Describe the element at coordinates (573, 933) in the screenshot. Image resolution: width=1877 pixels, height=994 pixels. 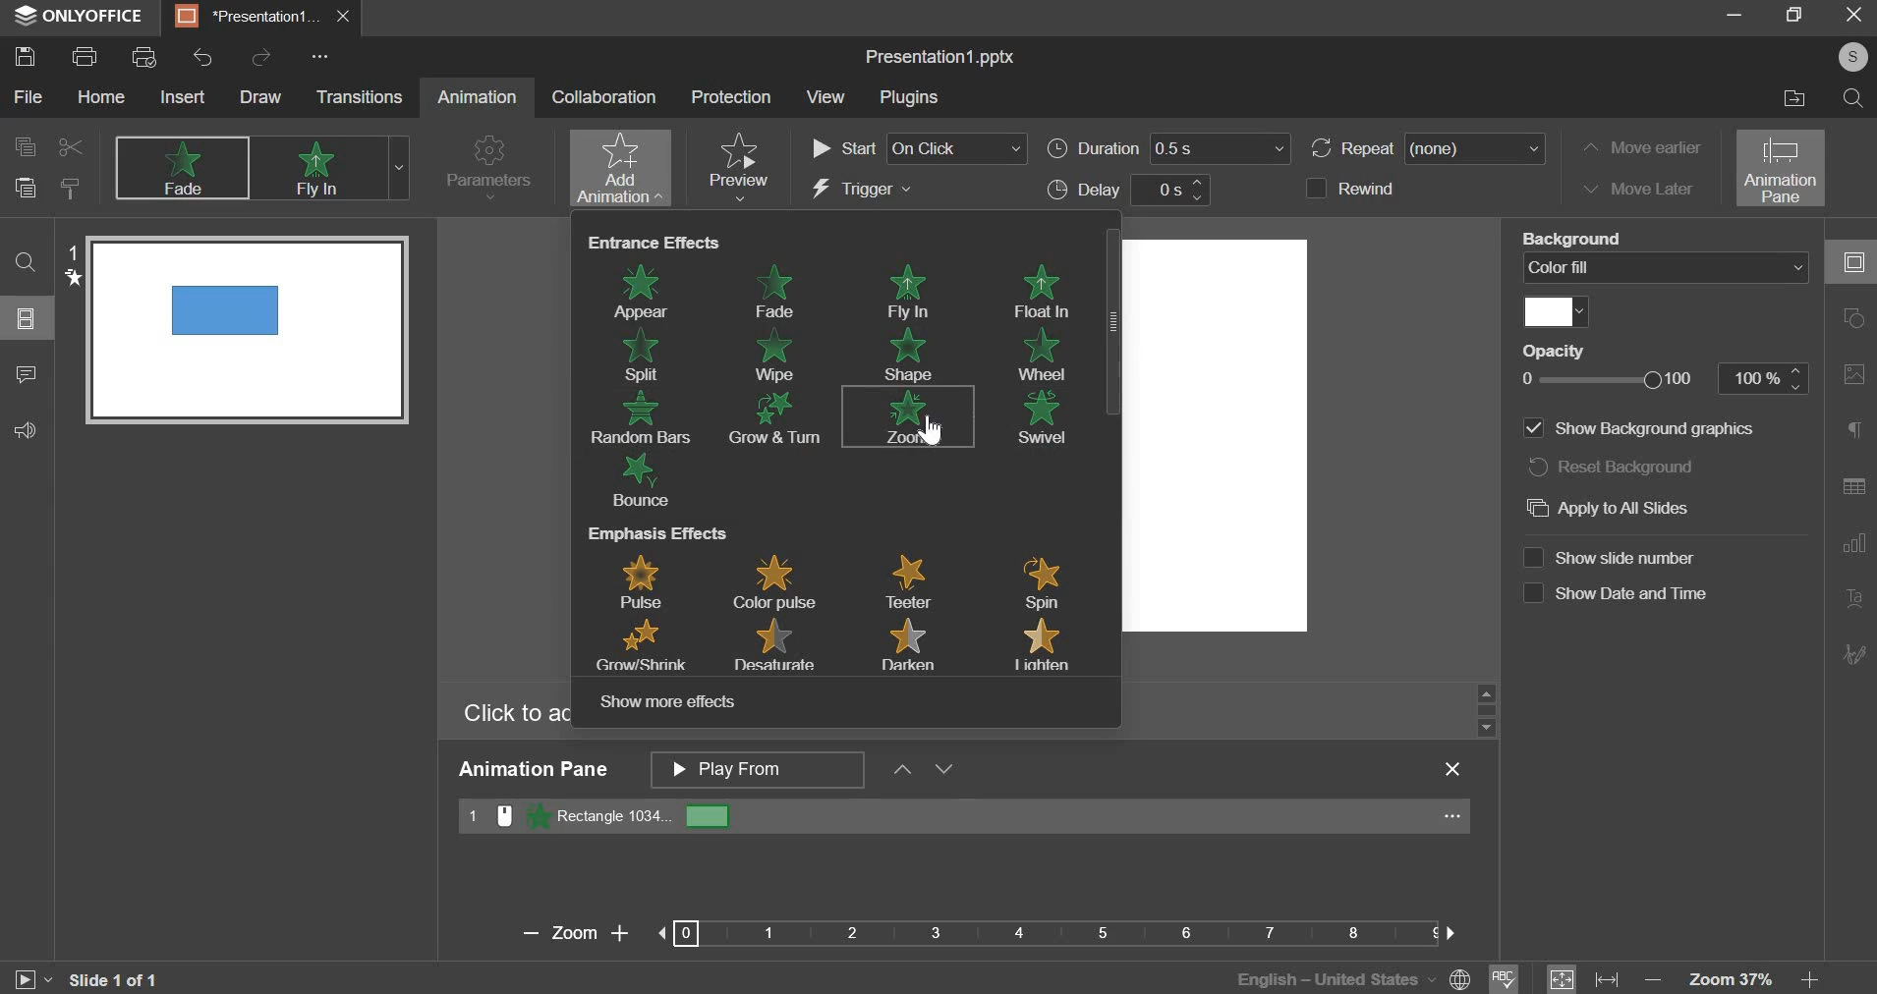
I see `Zoom` at that location.